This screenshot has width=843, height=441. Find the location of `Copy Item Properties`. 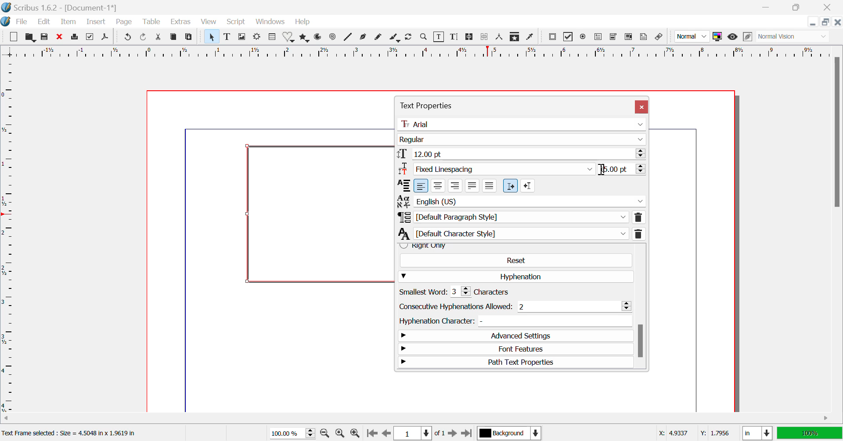

Copy Item Properties is located at coordinates (516, 37).